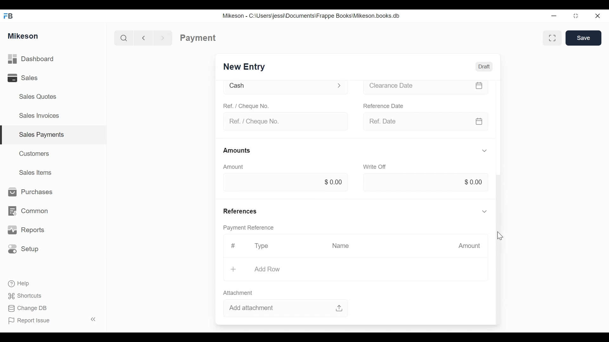 Image resolution: width=609 pixels, height=342 pixels. I want to click on Purchases, so click(30, 192).